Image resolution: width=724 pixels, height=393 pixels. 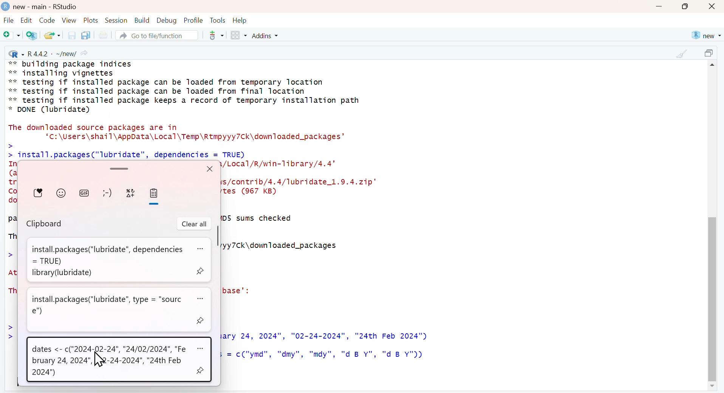 I want to click on maximize, so click(x=710, y=54).